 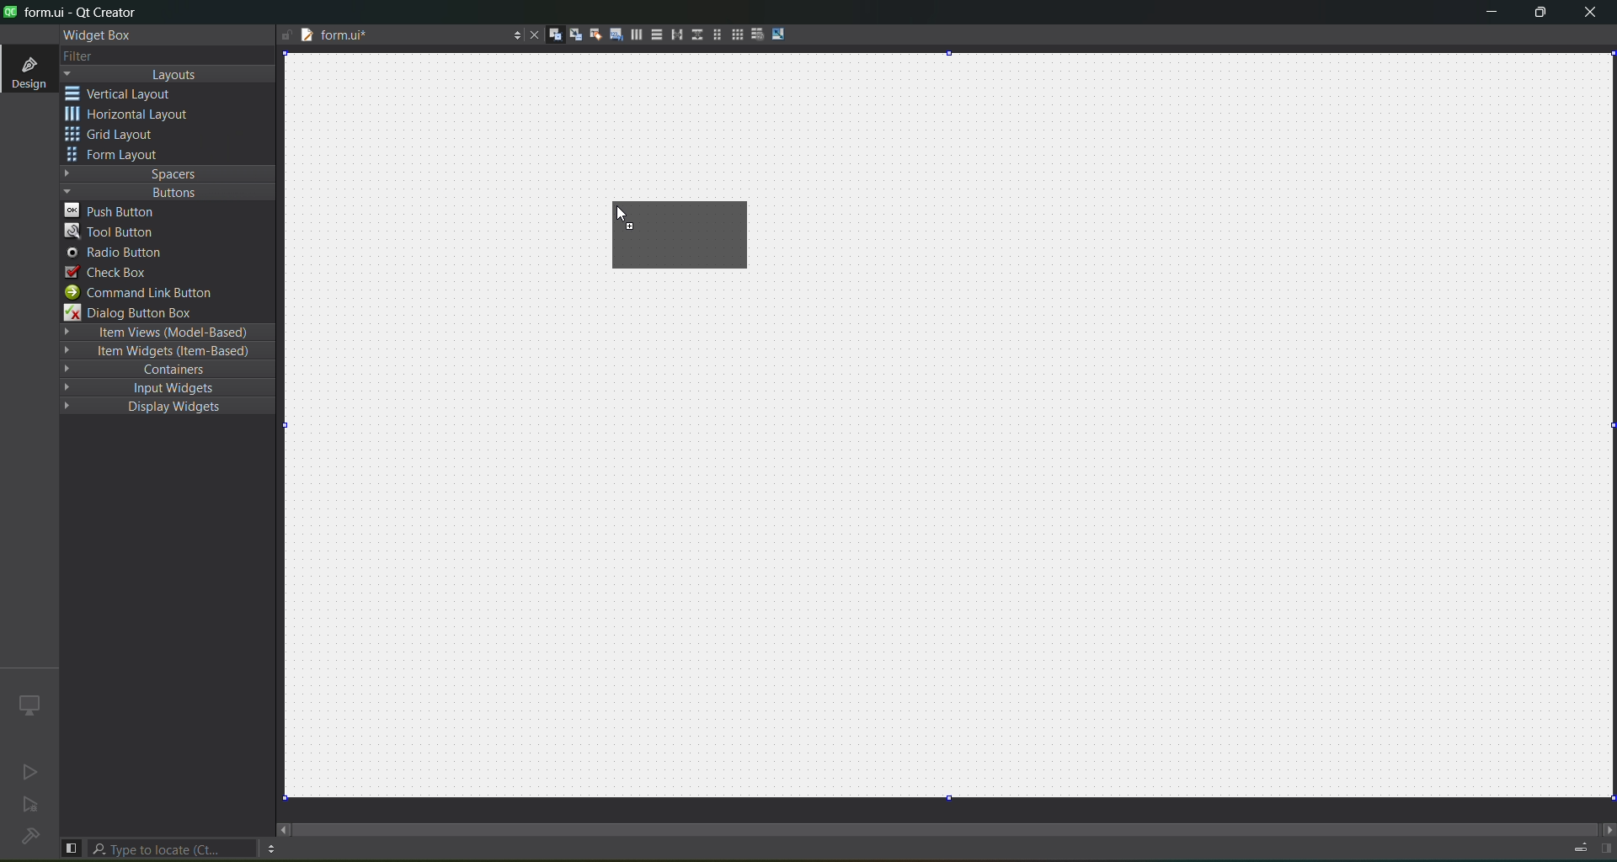 I want to click on design, so click(x=27, y=71).